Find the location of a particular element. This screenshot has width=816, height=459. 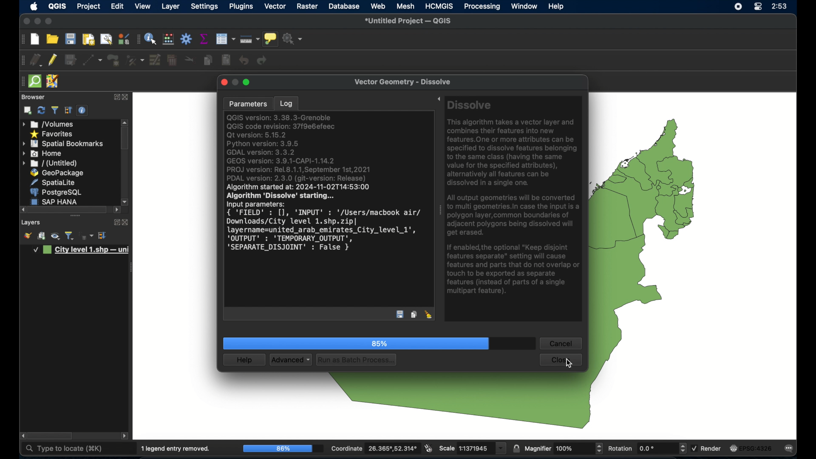

minimize is located at coordinates (37, 22).